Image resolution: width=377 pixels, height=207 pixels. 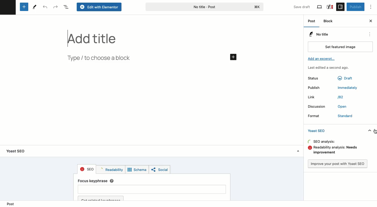 I want to click on (SEO analysis: Readability analysis: Needsimprovement, so click(x=330, y=148).